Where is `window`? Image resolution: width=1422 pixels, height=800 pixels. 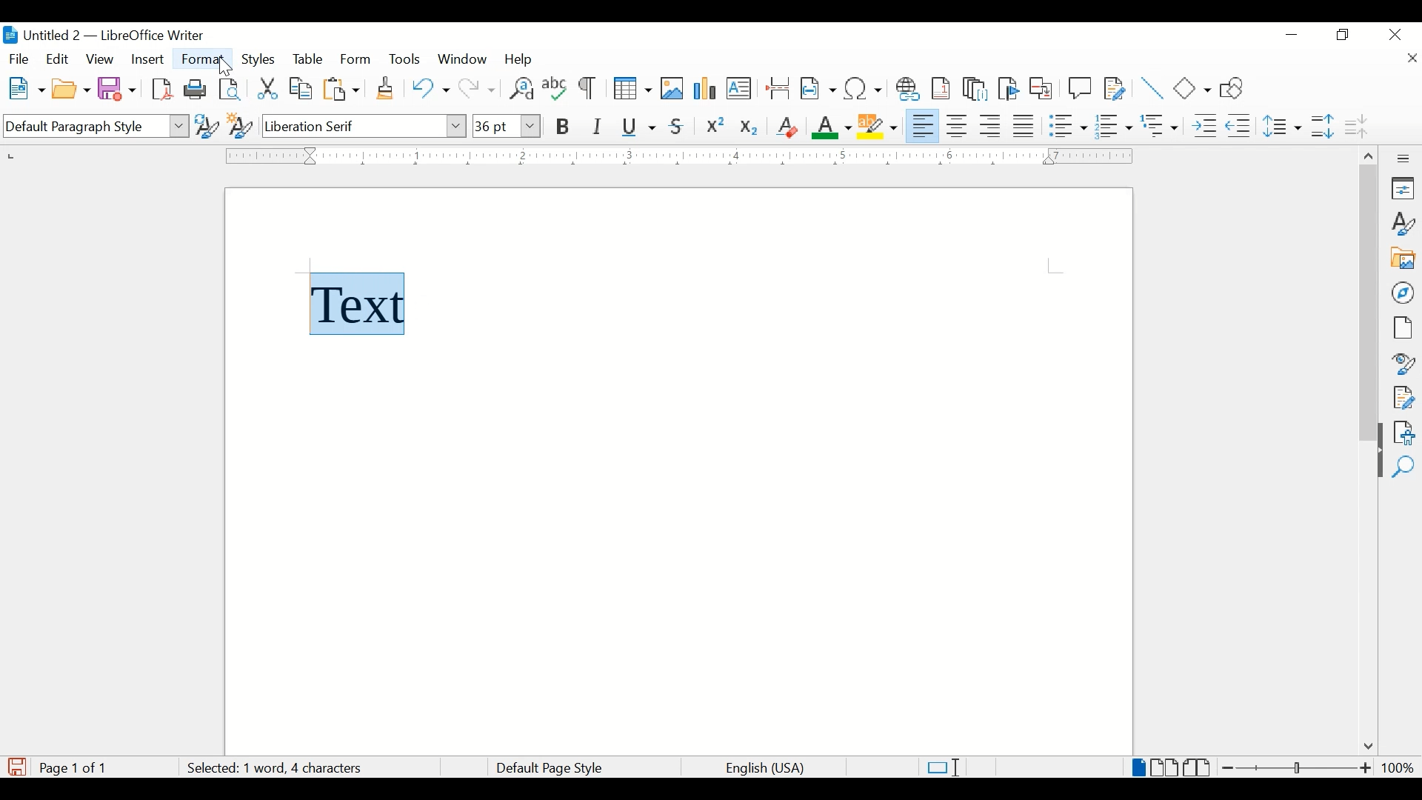 window is located at coordinates (464, 59).